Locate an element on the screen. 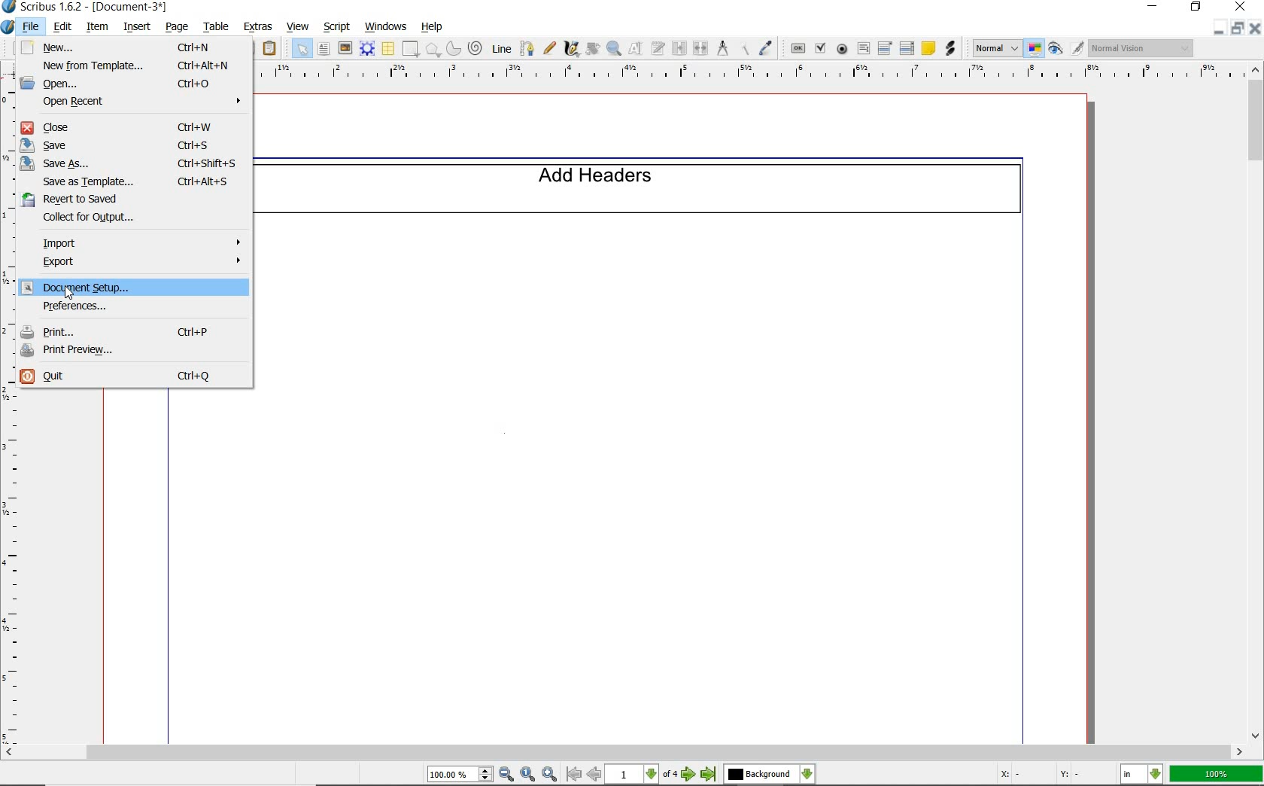  pdf list box is located at coordinates (907, 47).